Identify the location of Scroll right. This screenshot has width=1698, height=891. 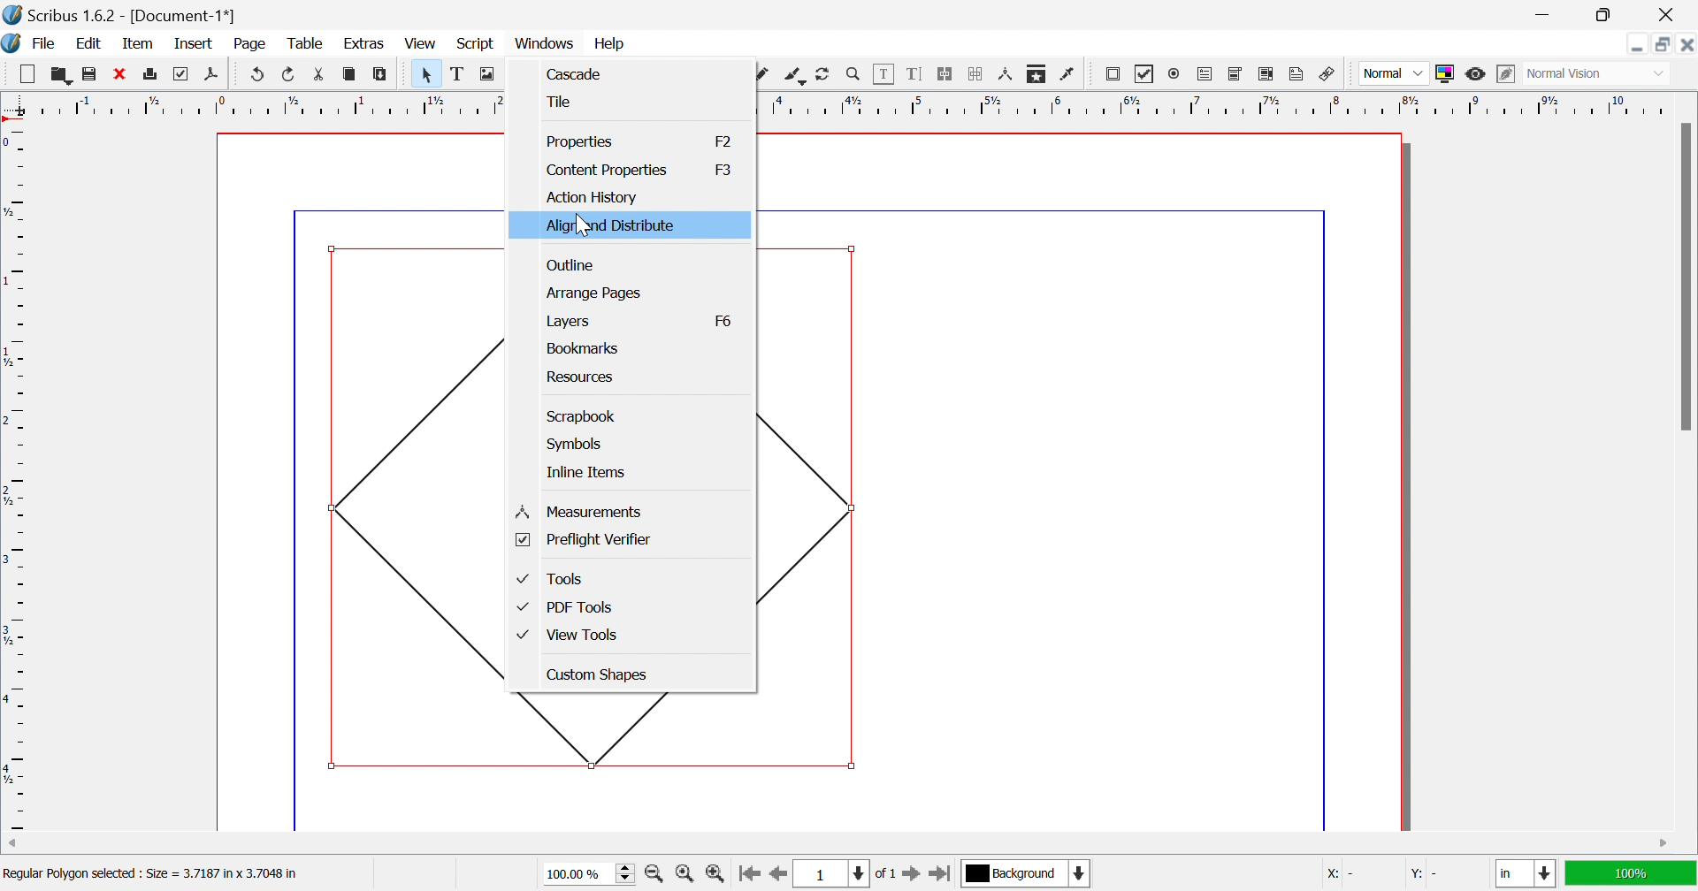
(1665, 844).